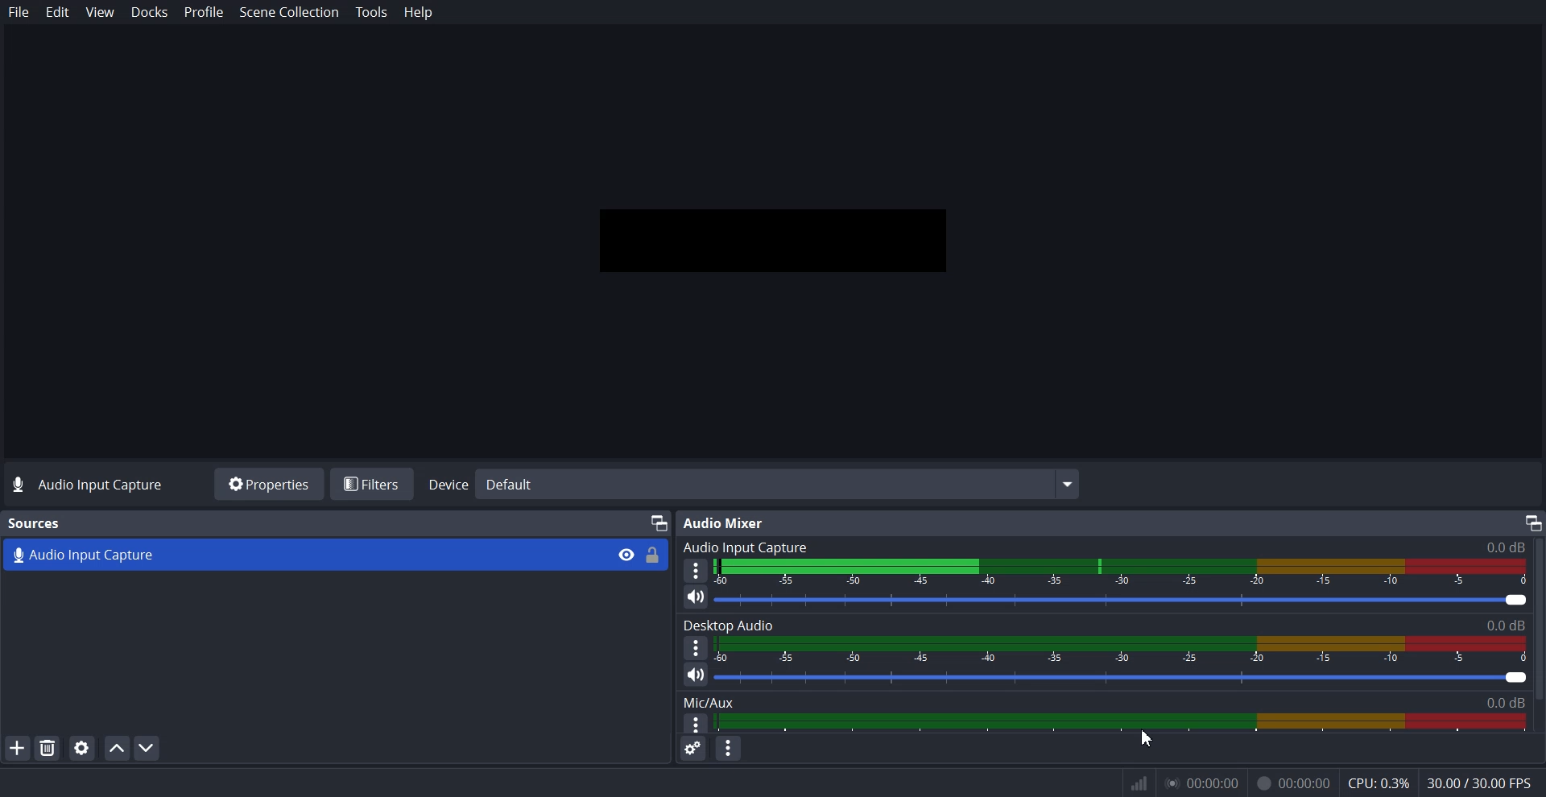 The width and height of the screenshot is (1546, 797). What do you see at coordinates (1129, 677) in the screenshot?
I see `Volume level adjuster` at bounding box center [1129, 677].